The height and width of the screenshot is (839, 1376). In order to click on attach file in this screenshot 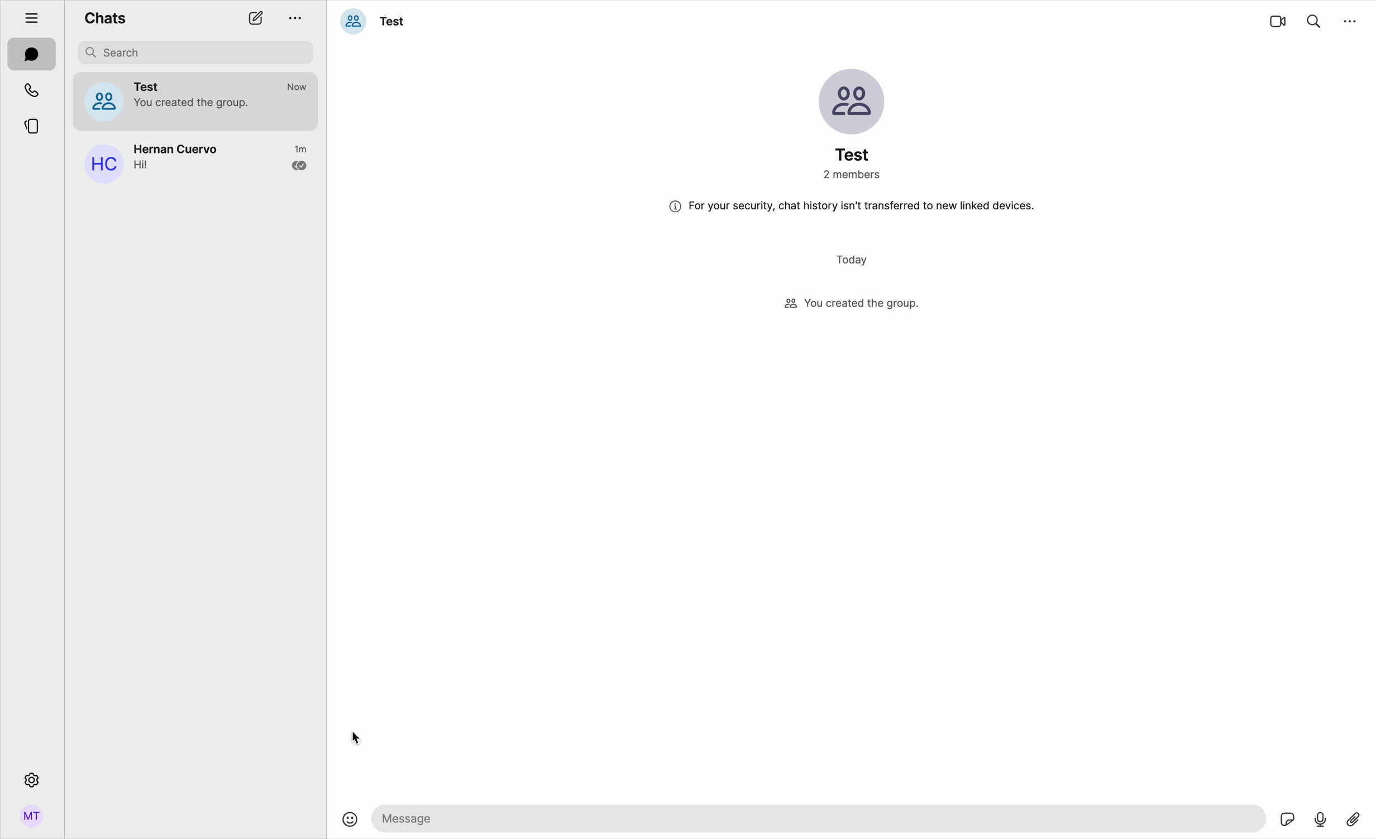, I will do `click(1355, 818)`.